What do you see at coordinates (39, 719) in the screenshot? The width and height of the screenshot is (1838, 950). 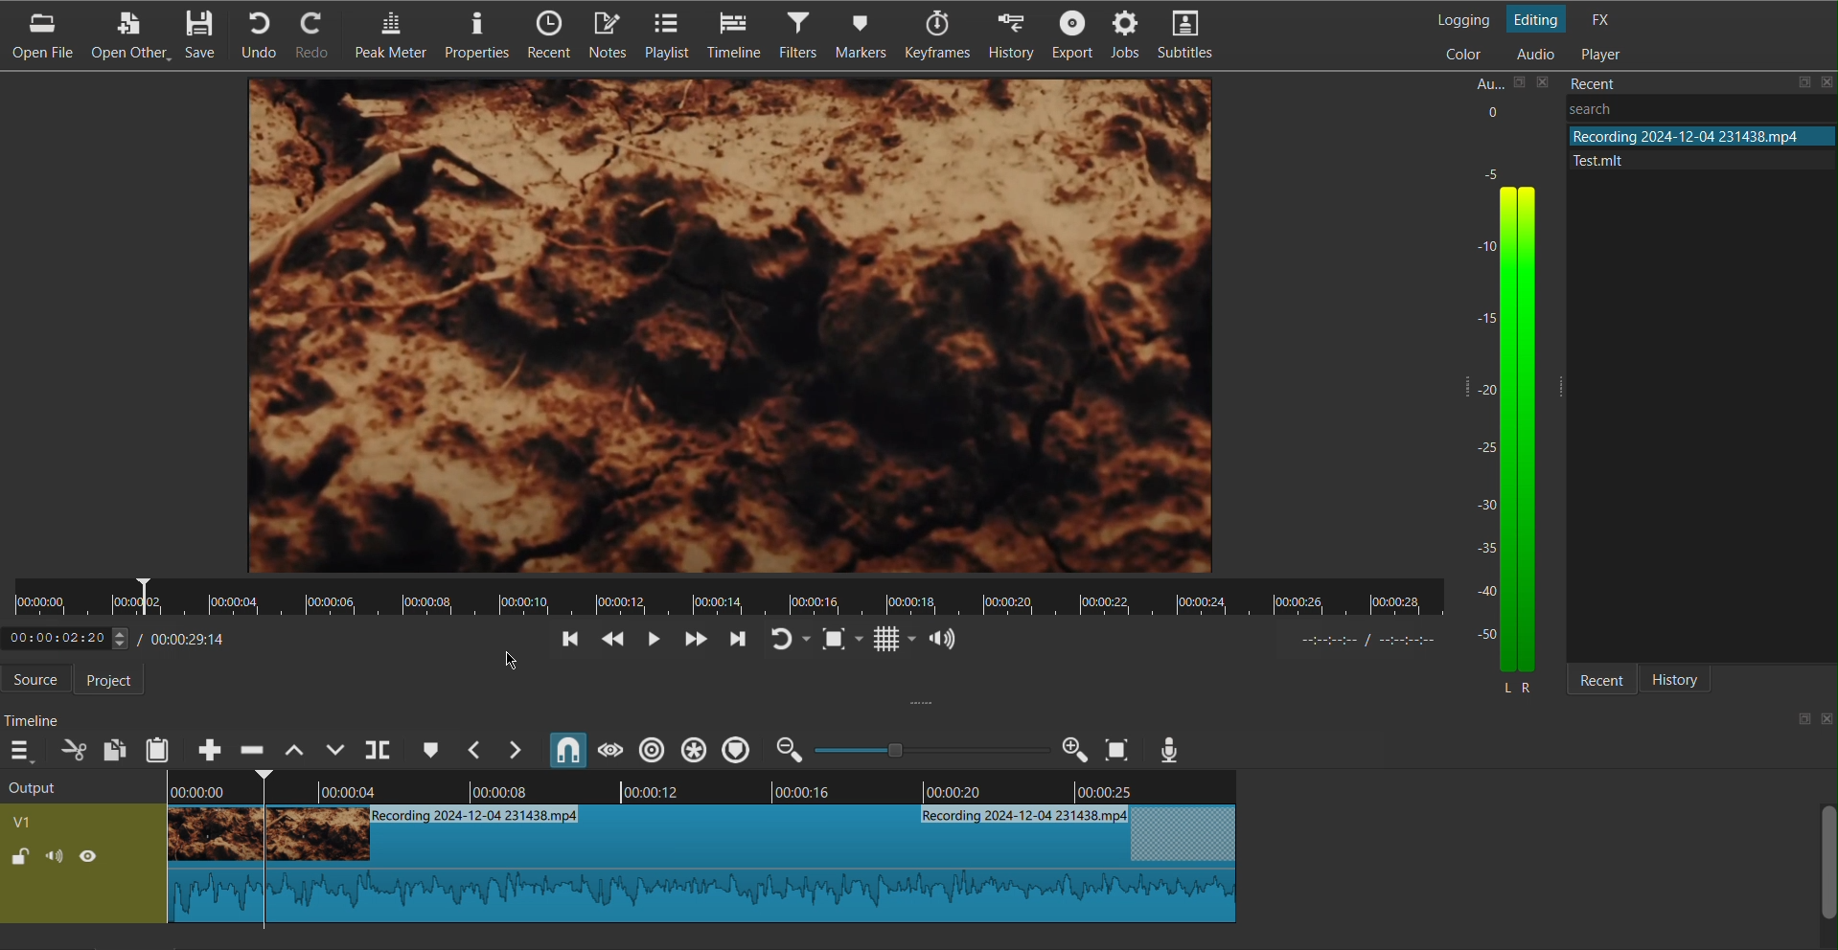 I see `Timeline ` at bounding box center [39, 719].